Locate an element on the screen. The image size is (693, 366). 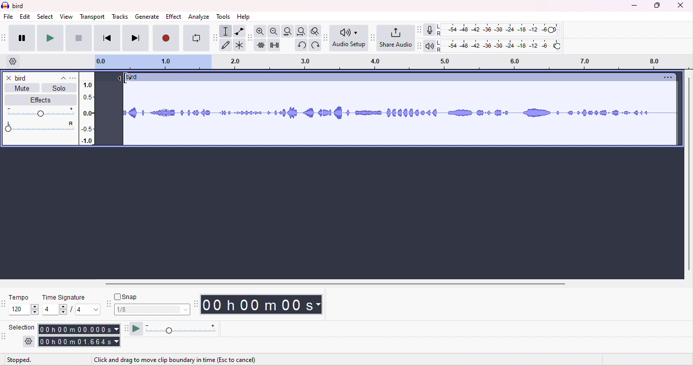
envelop is located at coordinates (238, 30).